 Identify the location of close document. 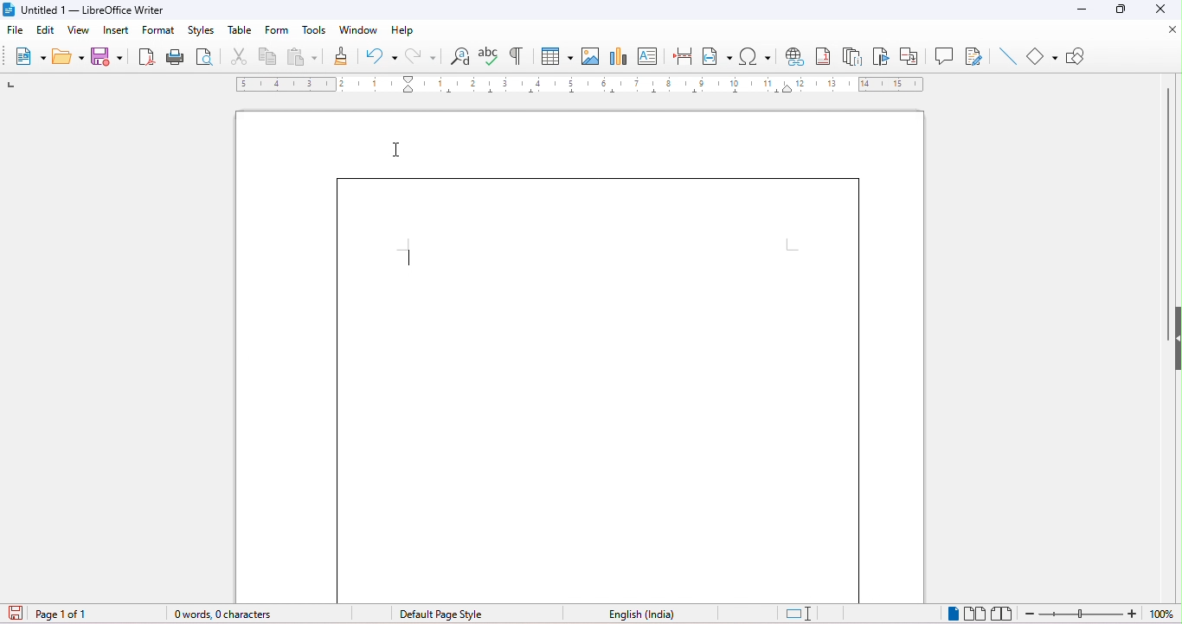
(1163, 29).